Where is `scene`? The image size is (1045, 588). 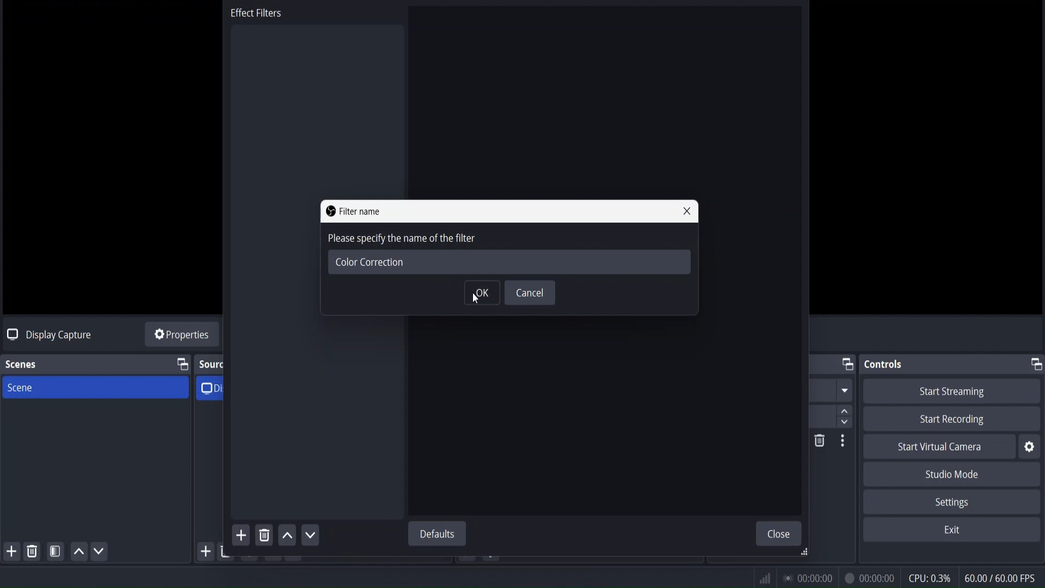
scene is located at coordinates (20, 389).